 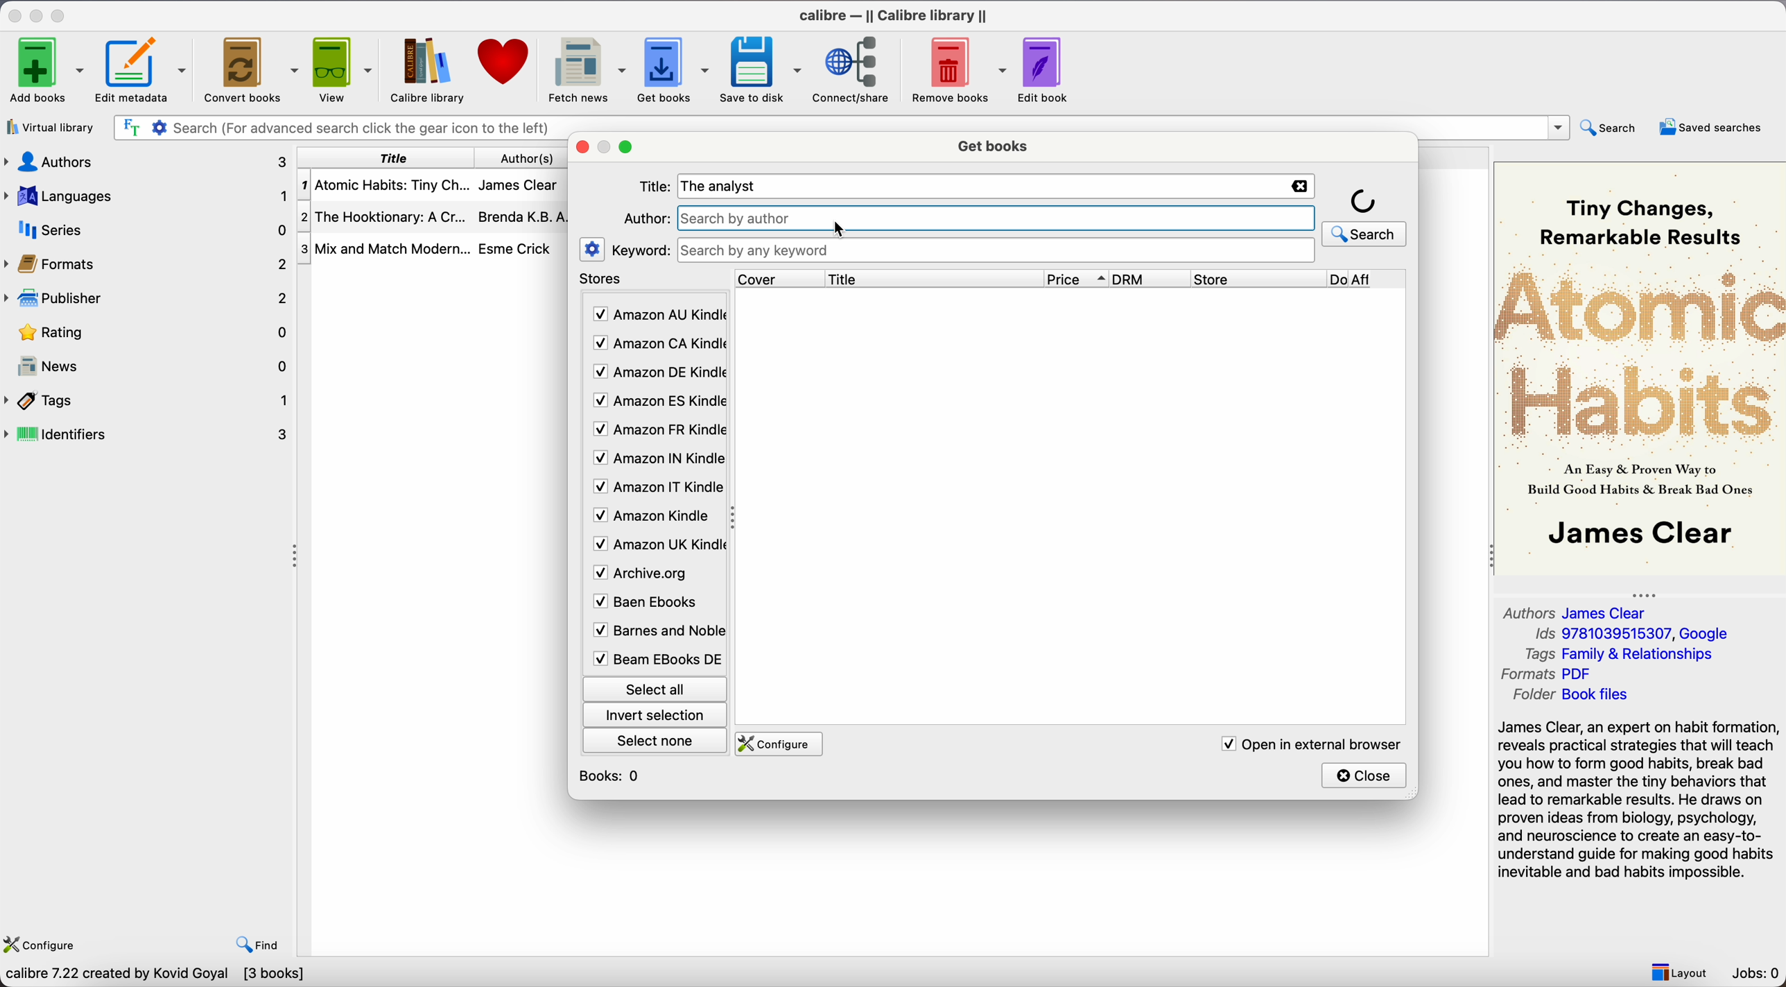 I want to click on Amazon CA Kindle, so click(x=657, y=343).